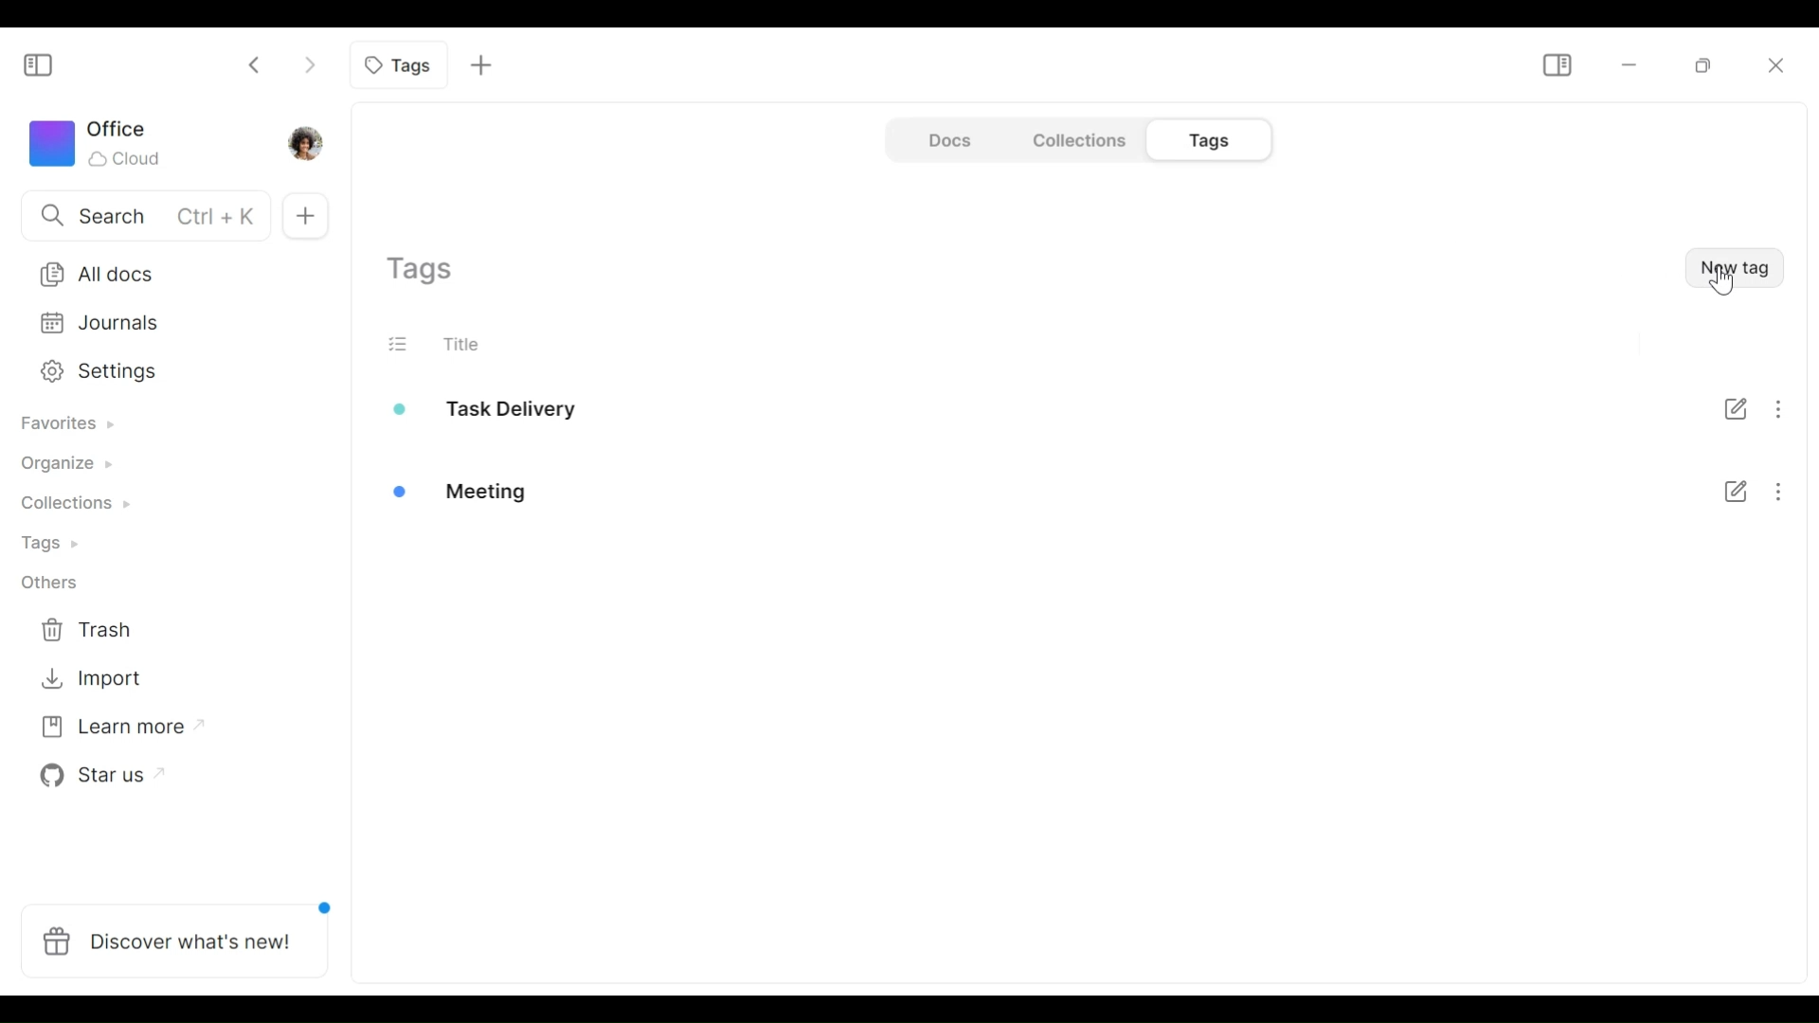 This screenshot has width=1819, height=1023. Describe the element at coordinates (1787, 452) in the screenshot. I see `More options` at that location.